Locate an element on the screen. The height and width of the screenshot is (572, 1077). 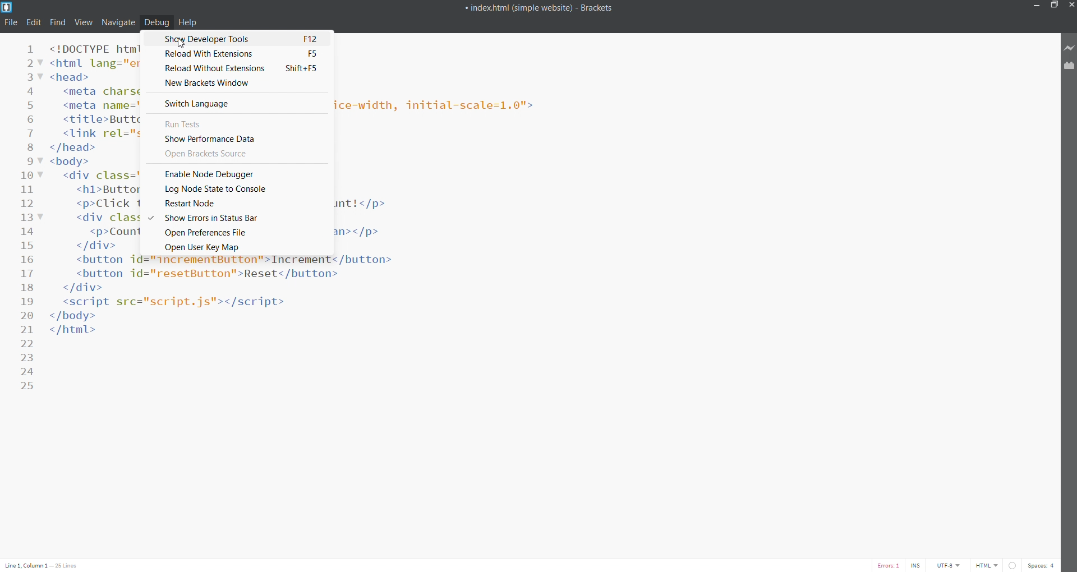
reload without extensions is located at coordinates (236, 68).